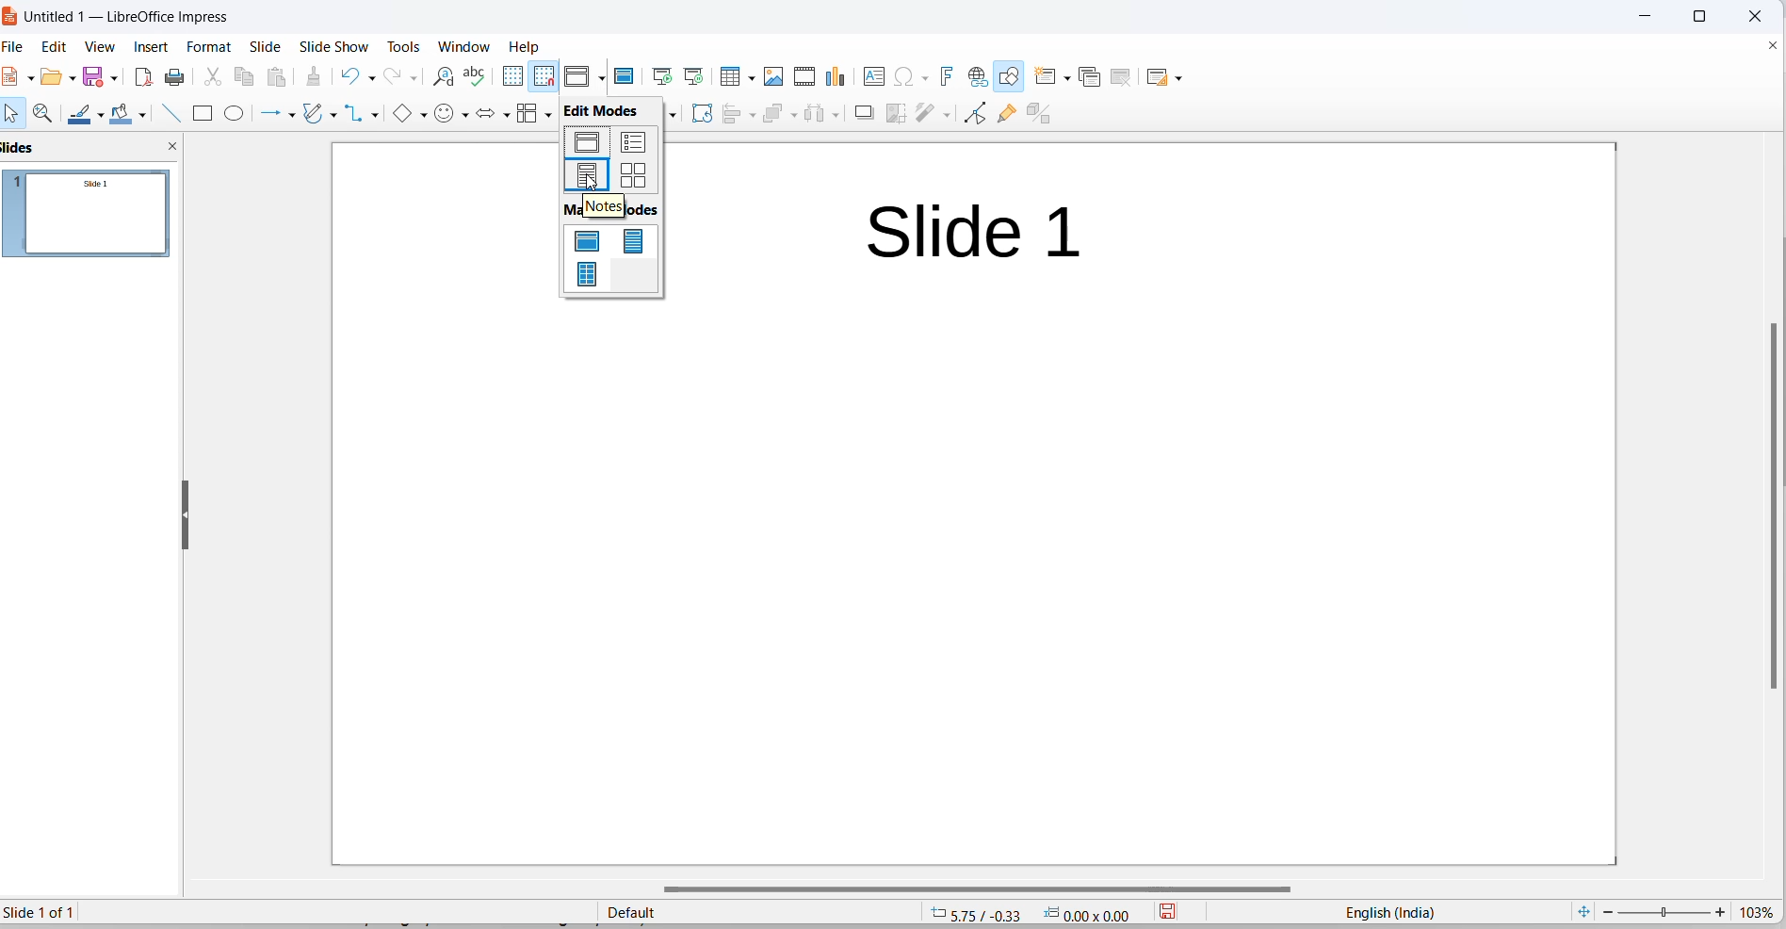 Image resolution: width=1786 pixels, height=929 pixels. Describe the element at coordinates (610, 208) in the screenshot. I see `master modes heading` at that location.